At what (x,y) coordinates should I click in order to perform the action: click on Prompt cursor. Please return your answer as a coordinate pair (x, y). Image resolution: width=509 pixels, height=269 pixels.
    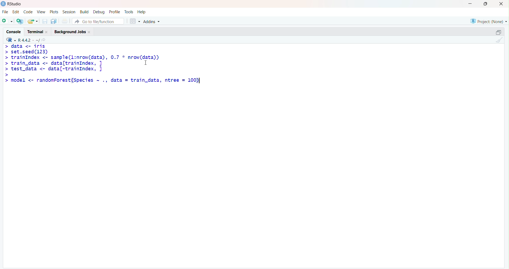
    Looking at the image, I should click on (5, 80).